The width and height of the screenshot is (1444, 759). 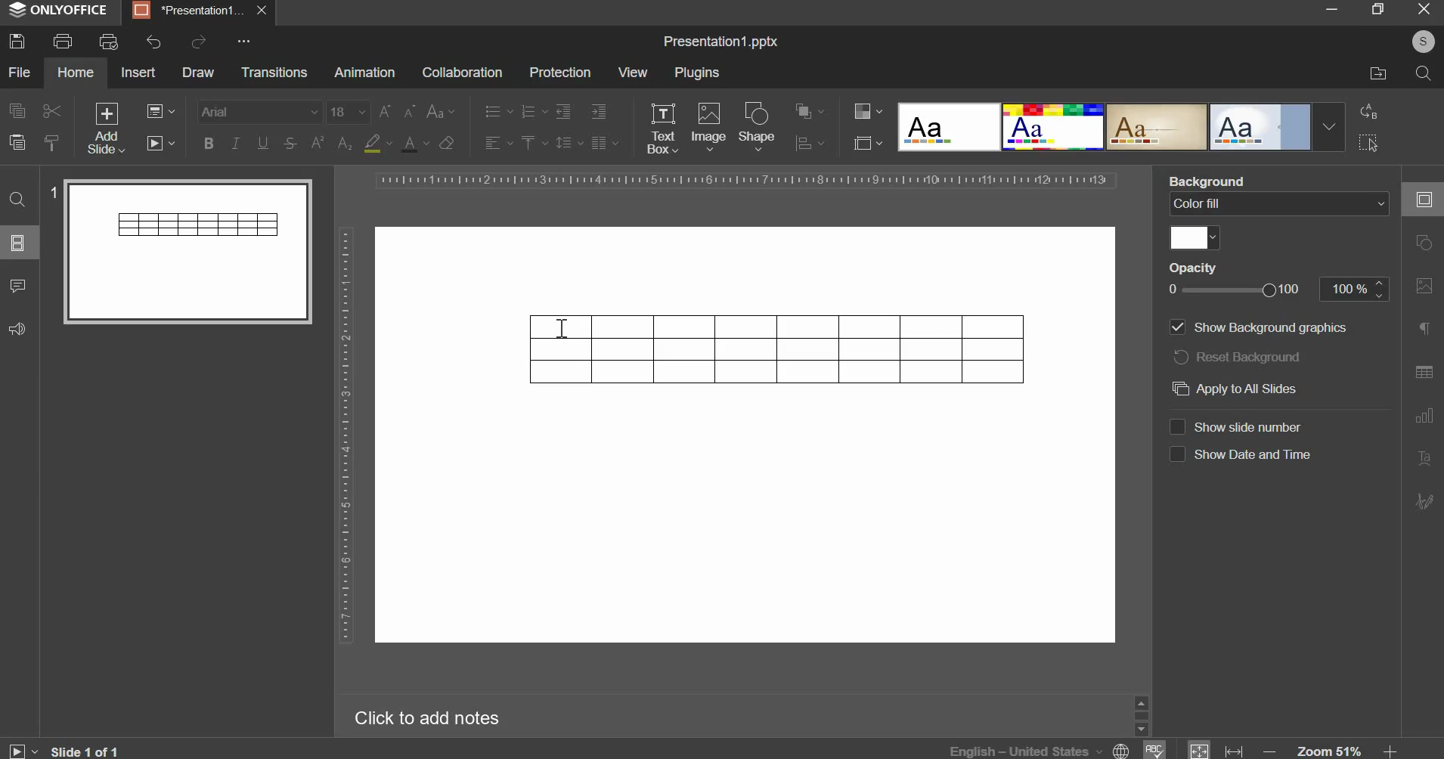 I want to click on save, so click(x=17, y=41).